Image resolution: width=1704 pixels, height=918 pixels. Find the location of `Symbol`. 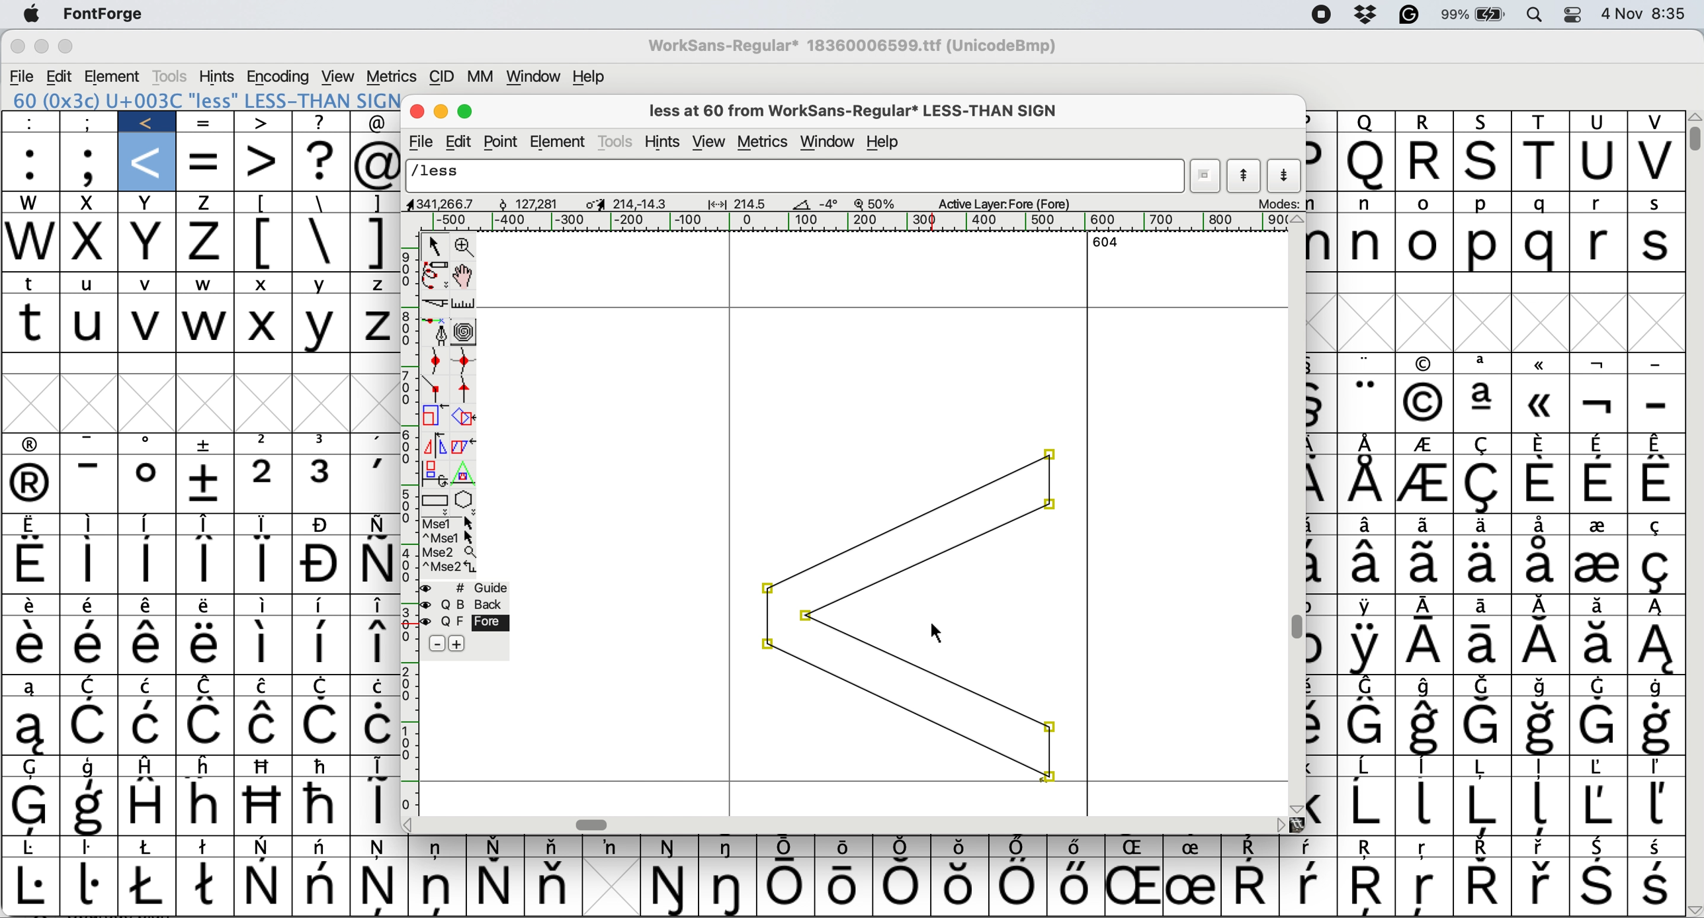

Symbol is located at coordinates (558, 845).